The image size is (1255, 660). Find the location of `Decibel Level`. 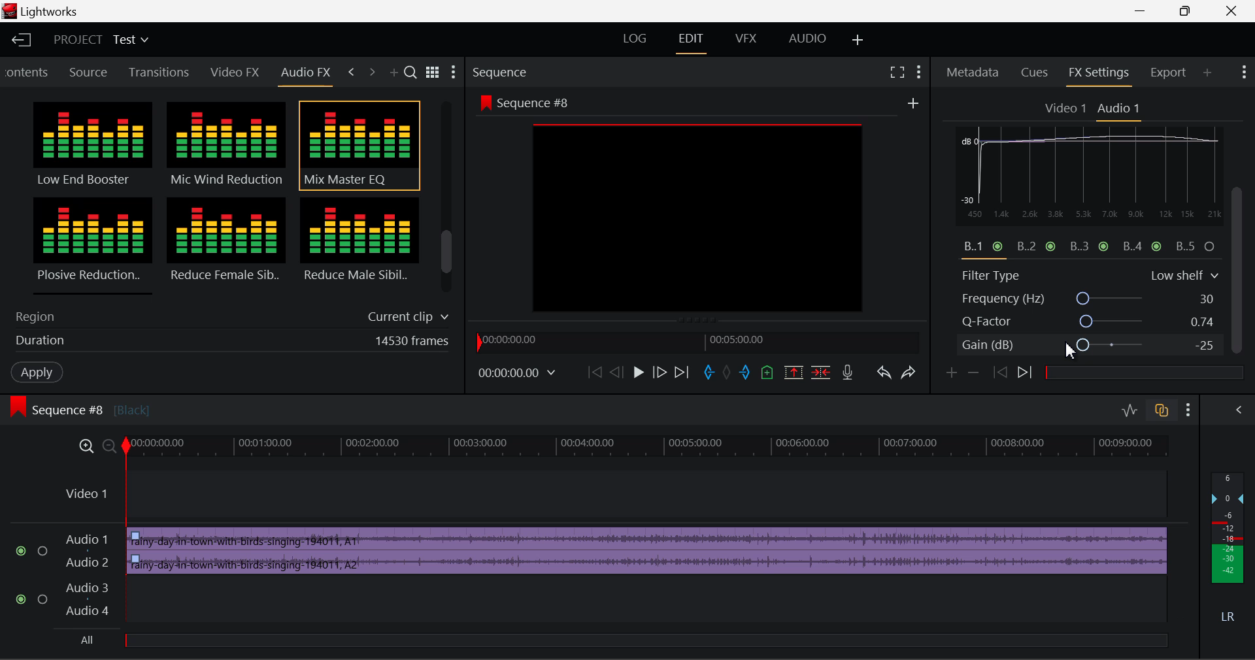

Decibel Level is located at coordinates (1230, 550).